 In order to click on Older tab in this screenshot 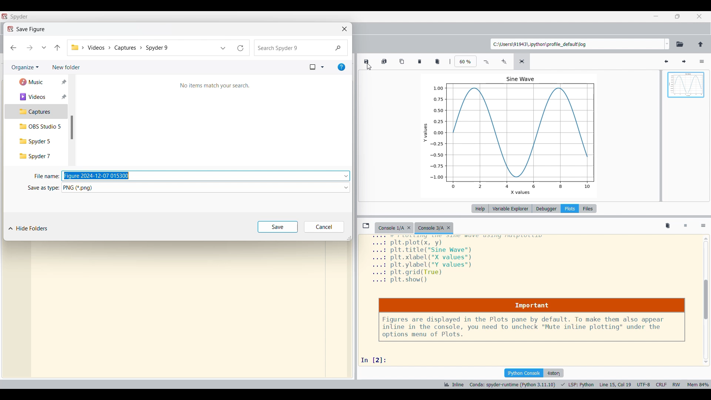, I will do `click(394, 228)`.